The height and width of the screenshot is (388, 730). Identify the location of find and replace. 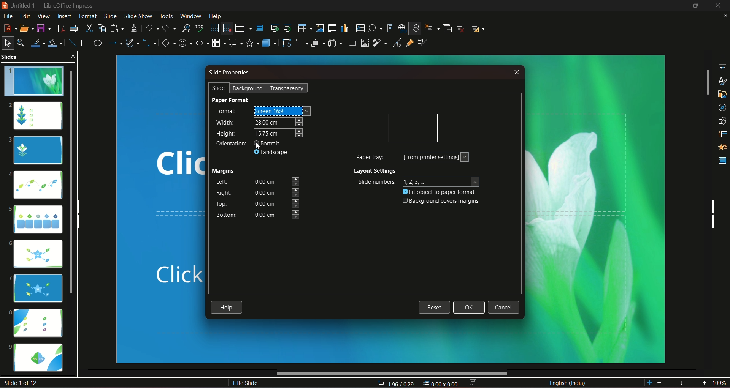
(186, 27).